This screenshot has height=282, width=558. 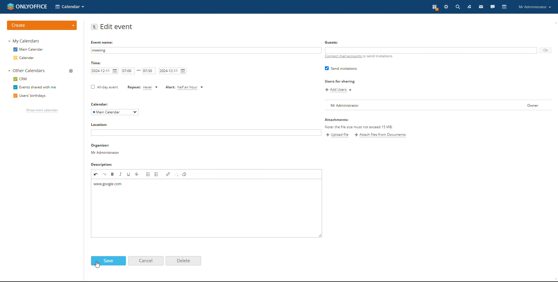 I want to click on Event name:, so click(x=103, y=42).